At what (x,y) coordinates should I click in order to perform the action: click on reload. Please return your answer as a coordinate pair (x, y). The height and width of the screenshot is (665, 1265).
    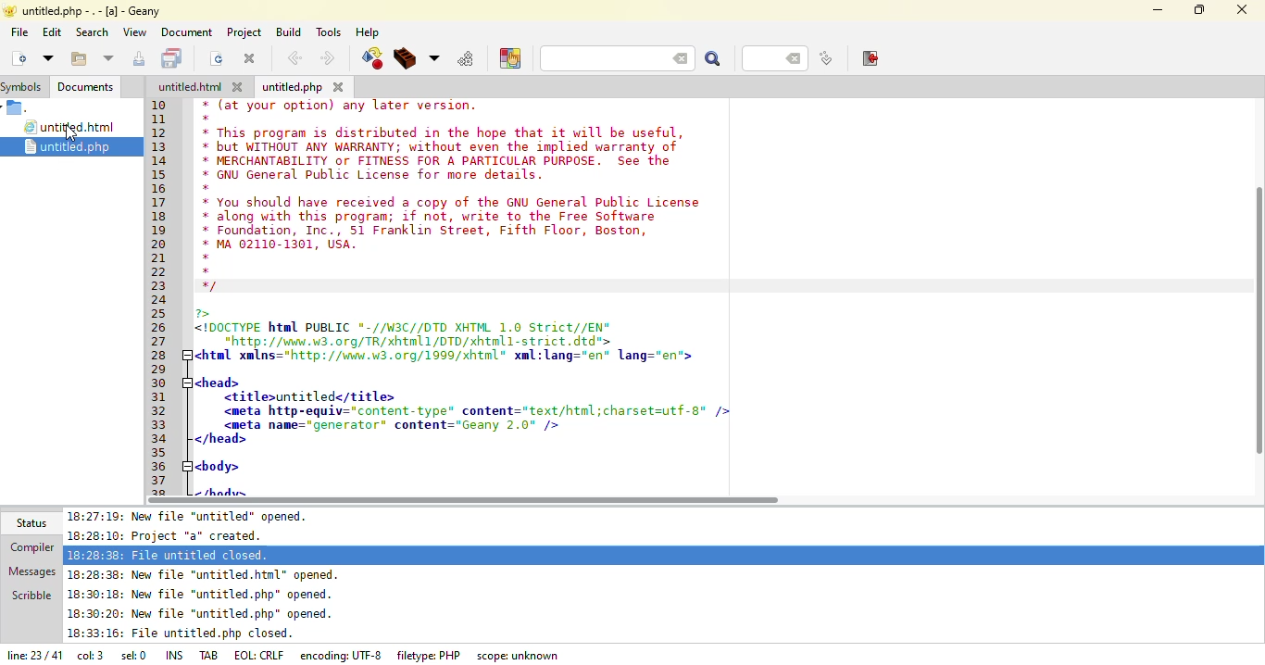
    Looking at the image, I should click on (219, 60).